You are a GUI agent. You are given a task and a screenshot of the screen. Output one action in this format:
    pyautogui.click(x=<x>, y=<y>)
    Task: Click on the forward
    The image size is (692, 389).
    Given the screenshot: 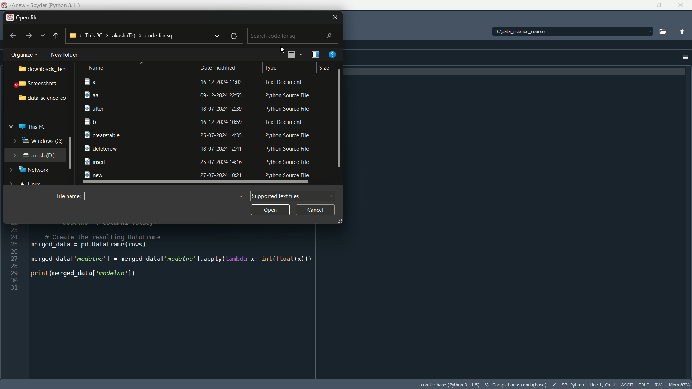 What is the action you would take?
    pyautogui.click(x=29, y=36)
    